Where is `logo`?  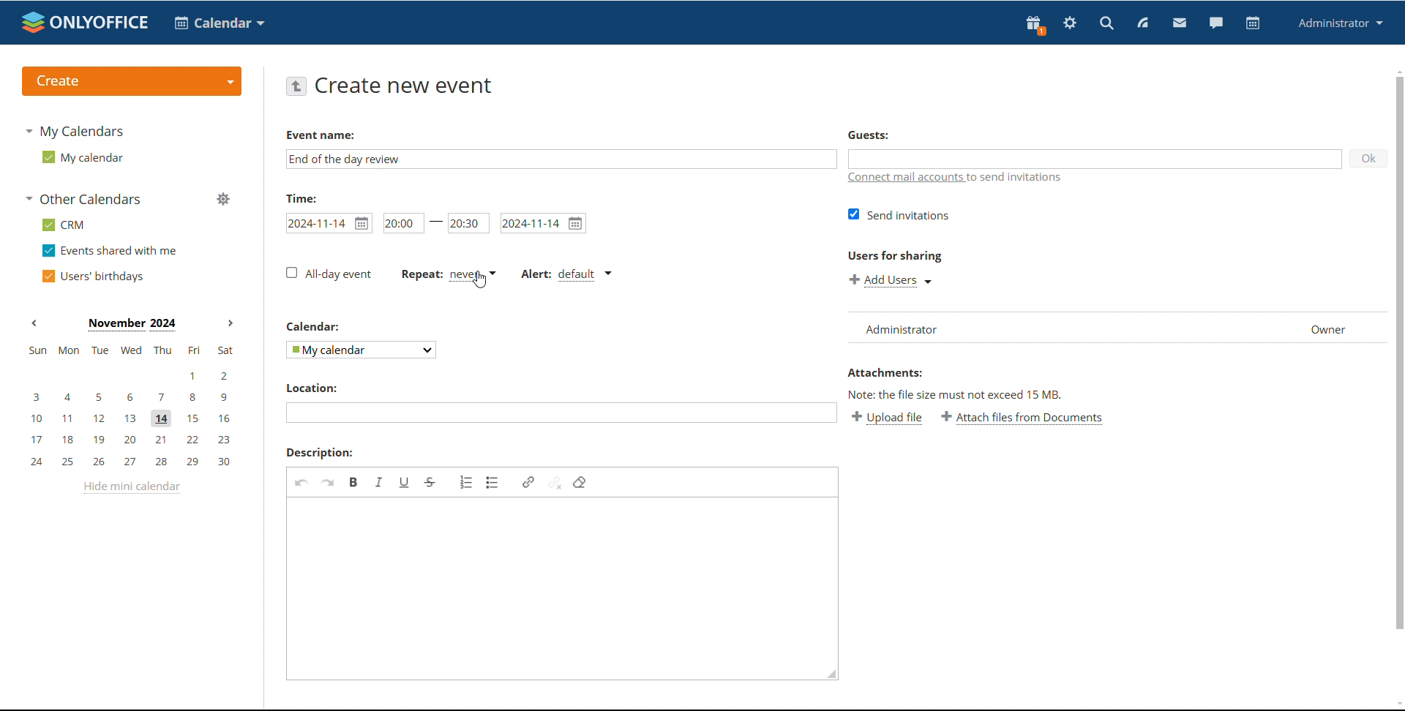 logo is located at coordinates (85, 22).